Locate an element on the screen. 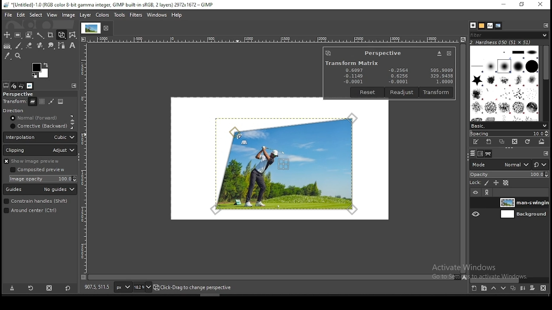  text tool is located at coordinates (72, 46).